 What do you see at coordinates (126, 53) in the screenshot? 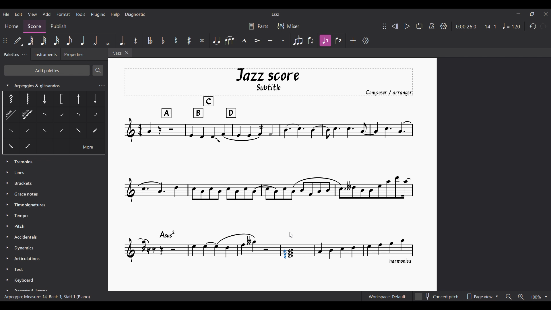
I see `Close tab` at bounding box center [126, 53].